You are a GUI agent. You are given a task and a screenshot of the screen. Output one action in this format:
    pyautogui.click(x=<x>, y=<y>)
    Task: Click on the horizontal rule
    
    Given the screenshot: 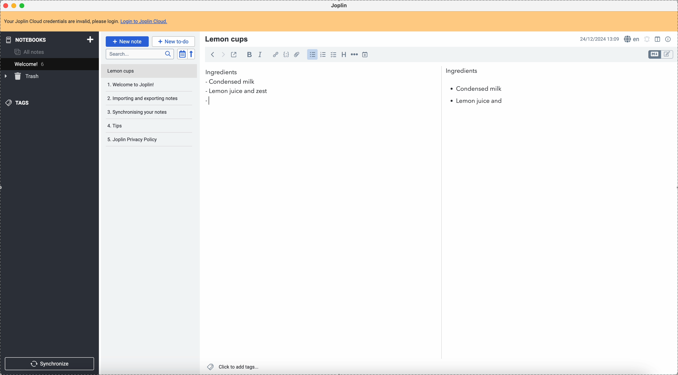 What is the action you would take?
    pyautogui.click(x=353, y=55)
    